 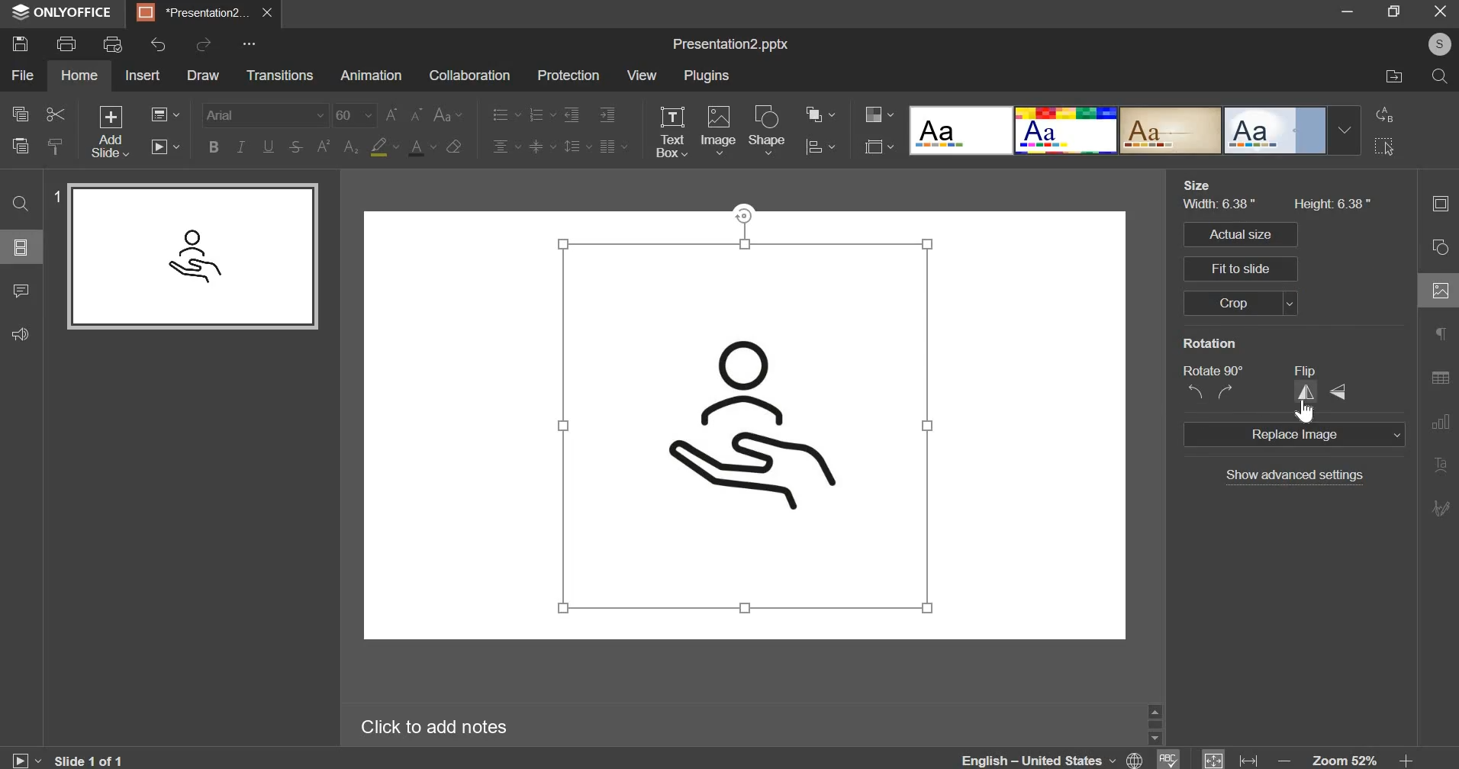 What do you see at coordinates (1438, 250) in the screenshot?
I see `shapes` at bounding box center [1438, 250].